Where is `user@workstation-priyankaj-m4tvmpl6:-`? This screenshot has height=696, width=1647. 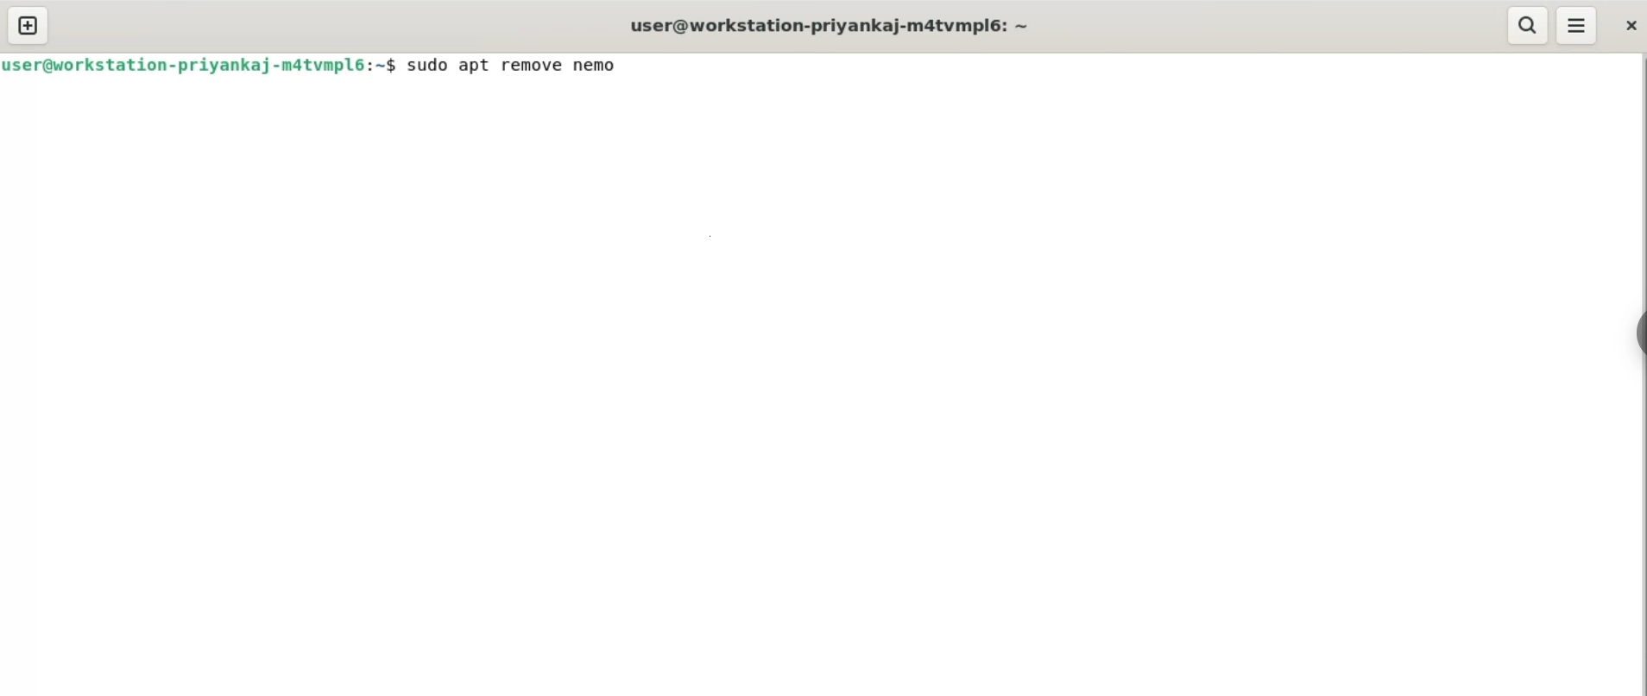
user@workstation-priyankaj-m4tvmpl6:- is located at coordinates (830, 24).